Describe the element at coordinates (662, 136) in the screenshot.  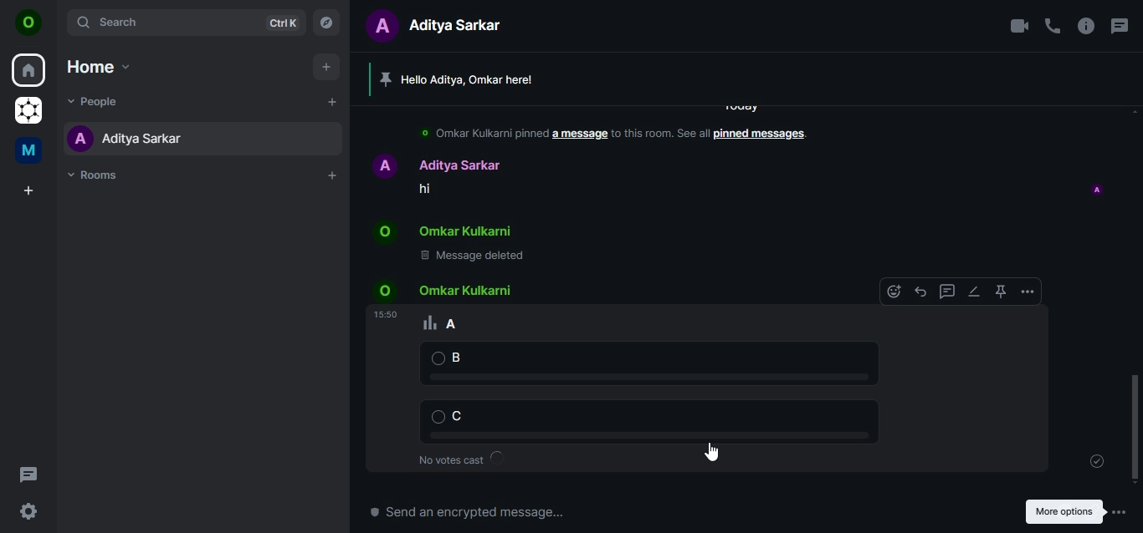
I see `to this room.see all` at that location.